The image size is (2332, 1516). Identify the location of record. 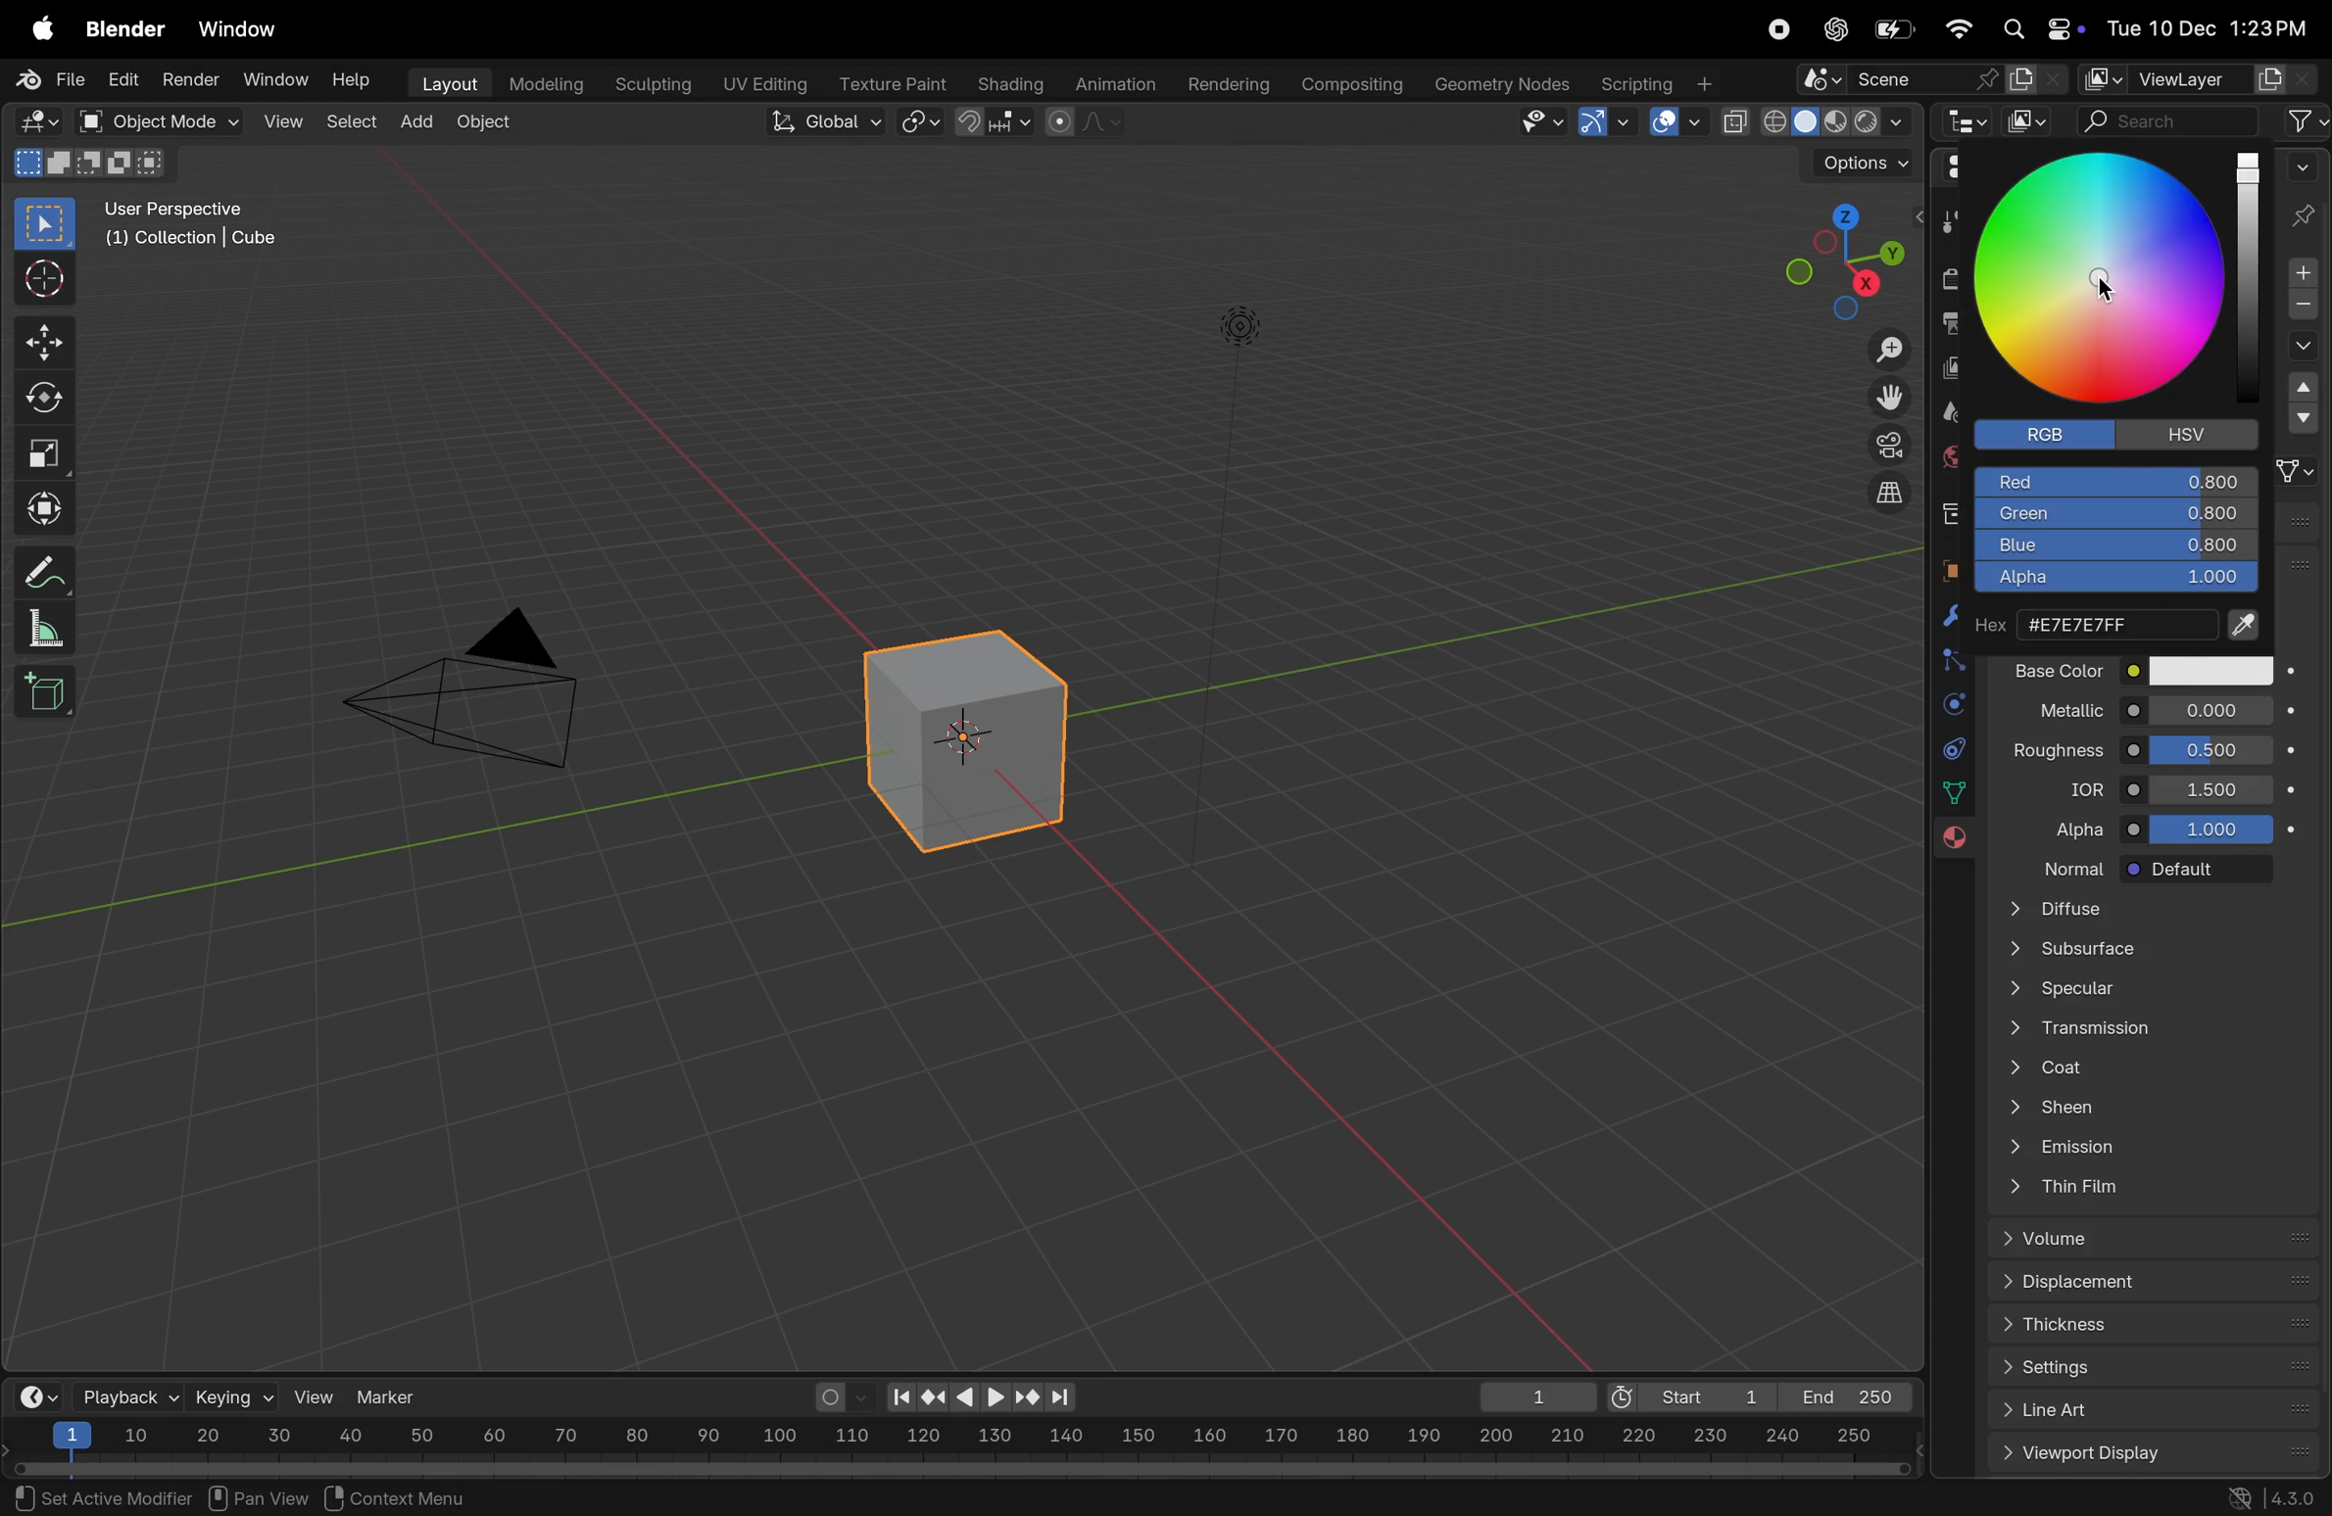
(1777, 31).